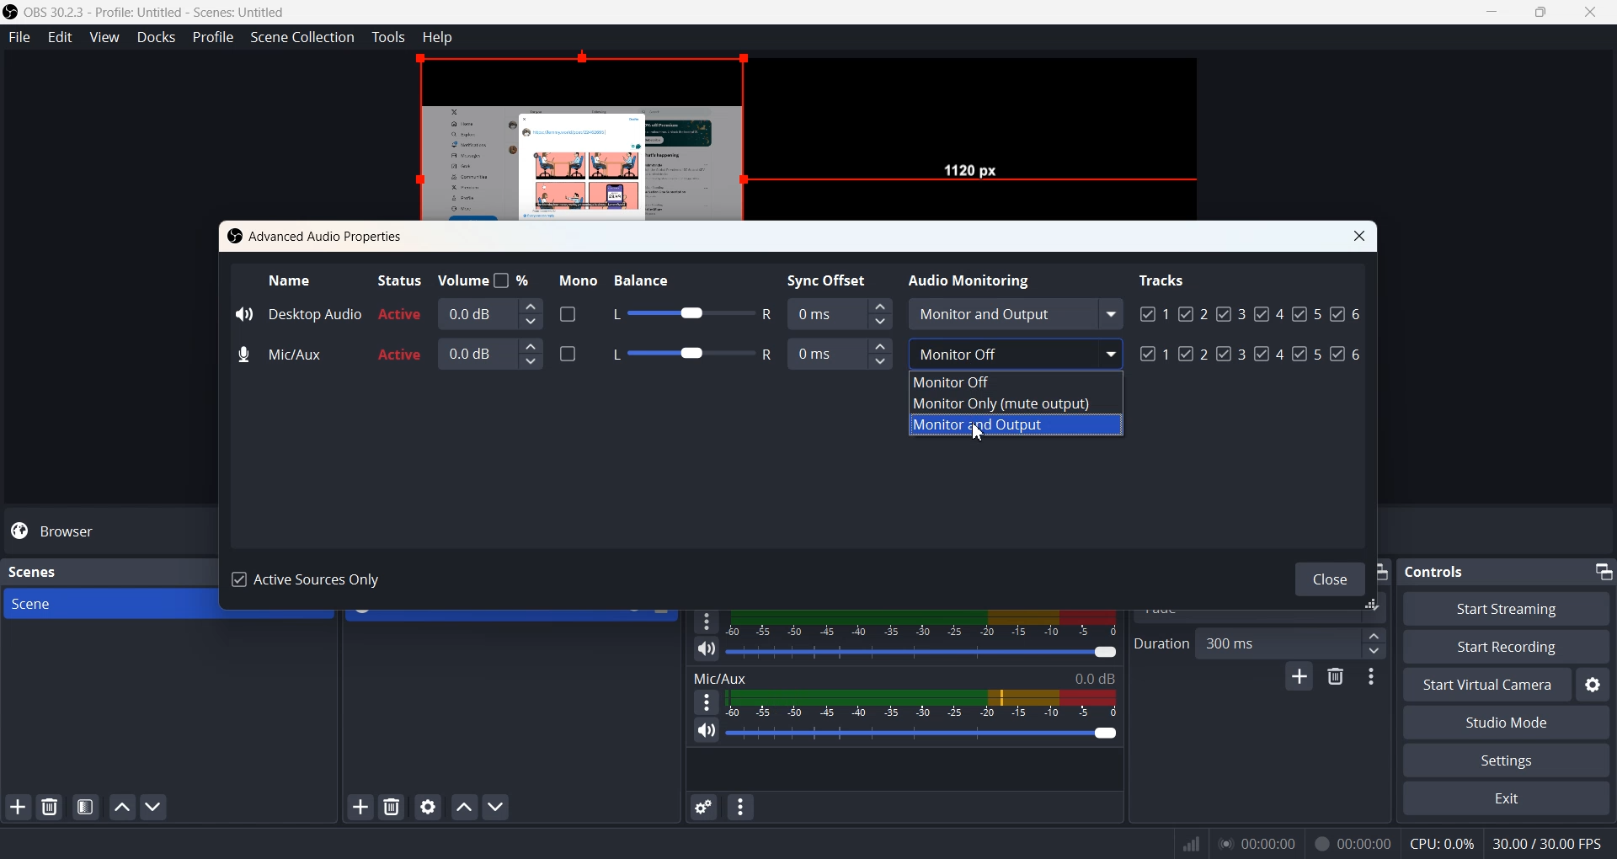 Image resolution: width=1617 pixels, height=859 pixels. Describe the element at coordinates (491, 353) in the screenshot. I see `0.0 dB` at that location.